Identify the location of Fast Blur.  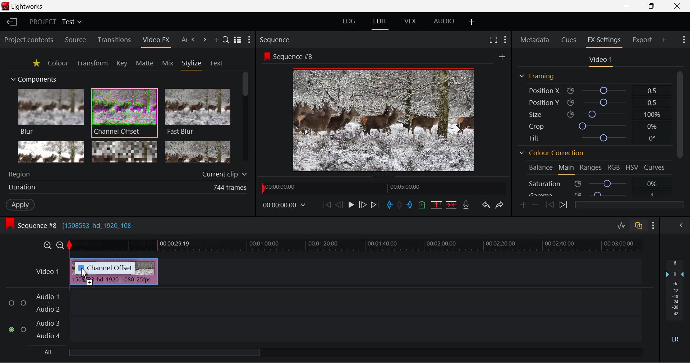
(198, 112).